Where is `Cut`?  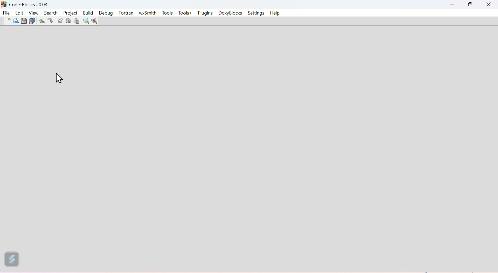 Cut is located at coordinates (59, 22).